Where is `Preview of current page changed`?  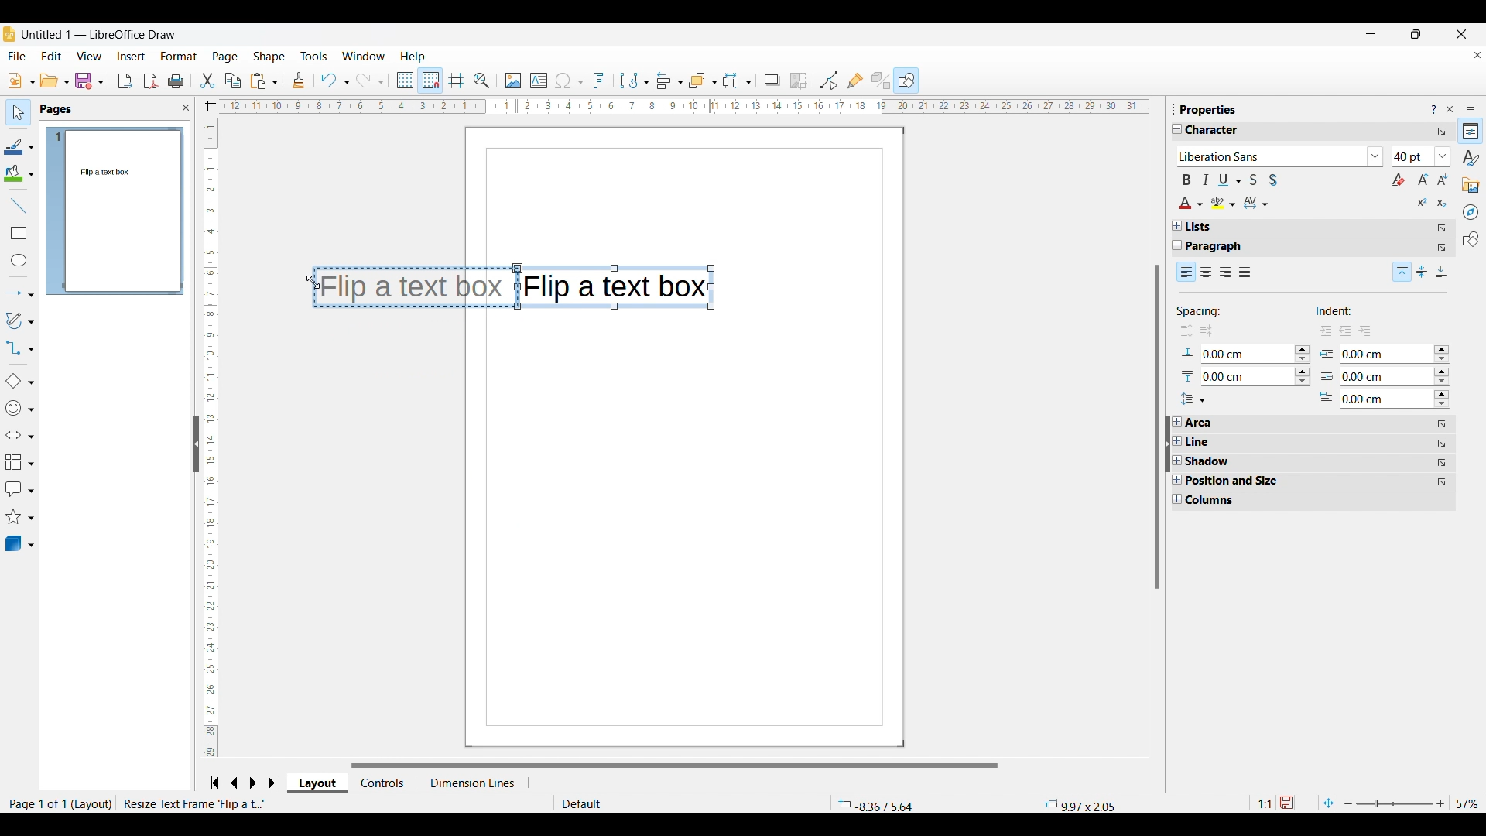 Preview of current page changed is located at coordinates (122, 211).